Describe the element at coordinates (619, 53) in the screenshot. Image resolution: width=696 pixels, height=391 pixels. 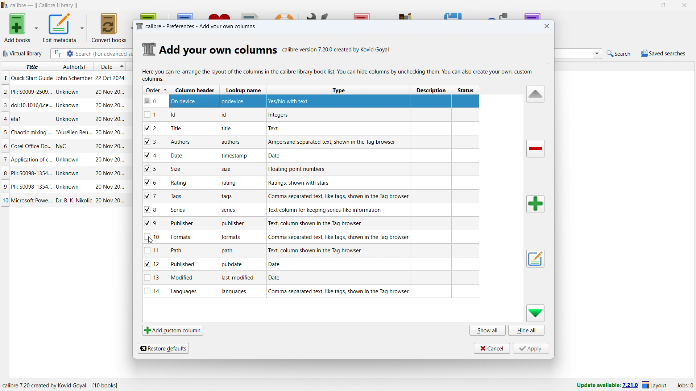
I see `quick search` at that location.